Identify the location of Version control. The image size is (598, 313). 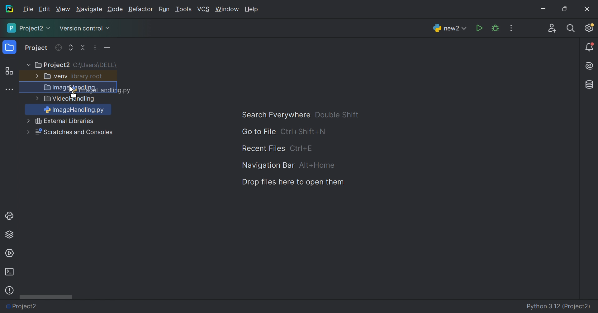
(84, 29).